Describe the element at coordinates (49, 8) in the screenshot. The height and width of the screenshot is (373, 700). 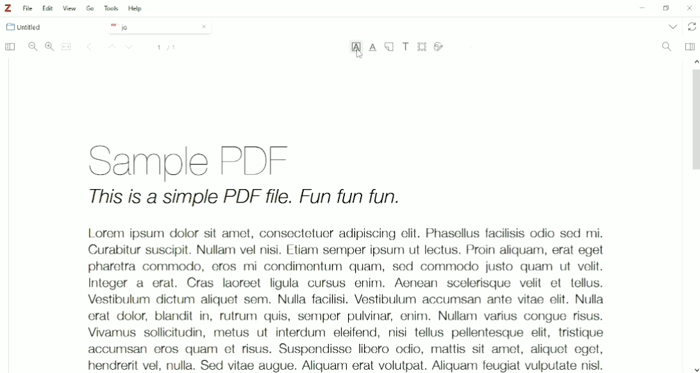
I see `Edit` at that location.